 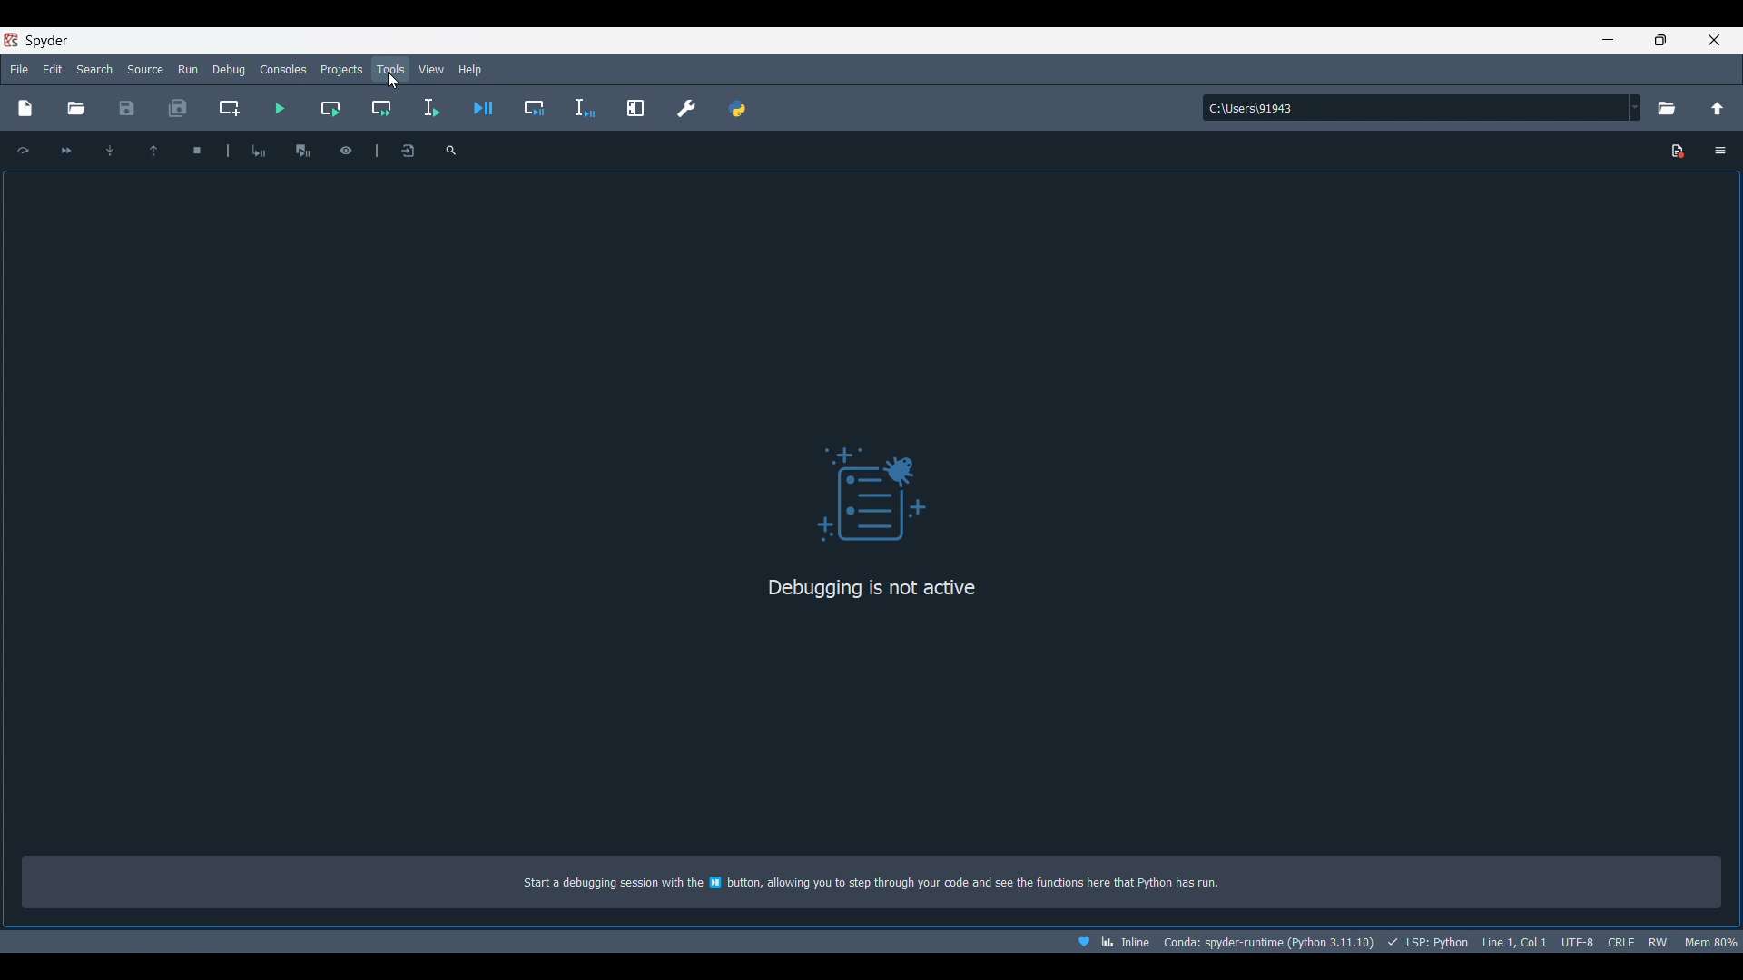 I want to click on Panel logo and description, so click(x=875, y=513).